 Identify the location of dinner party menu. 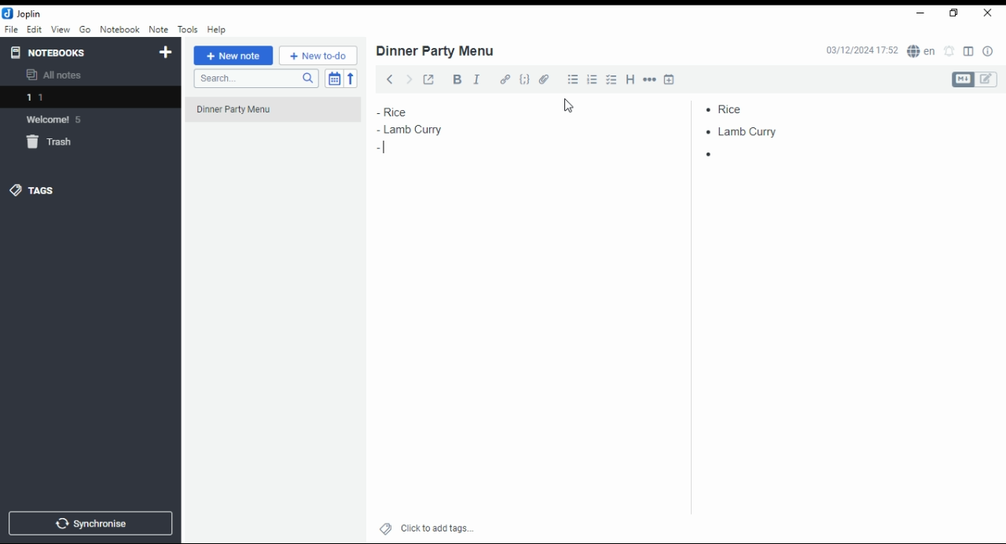
(436, 51).